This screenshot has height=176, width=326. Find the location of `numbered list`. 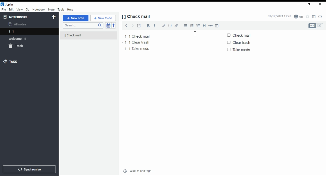

numbered list is located at coordinates (192, 26).